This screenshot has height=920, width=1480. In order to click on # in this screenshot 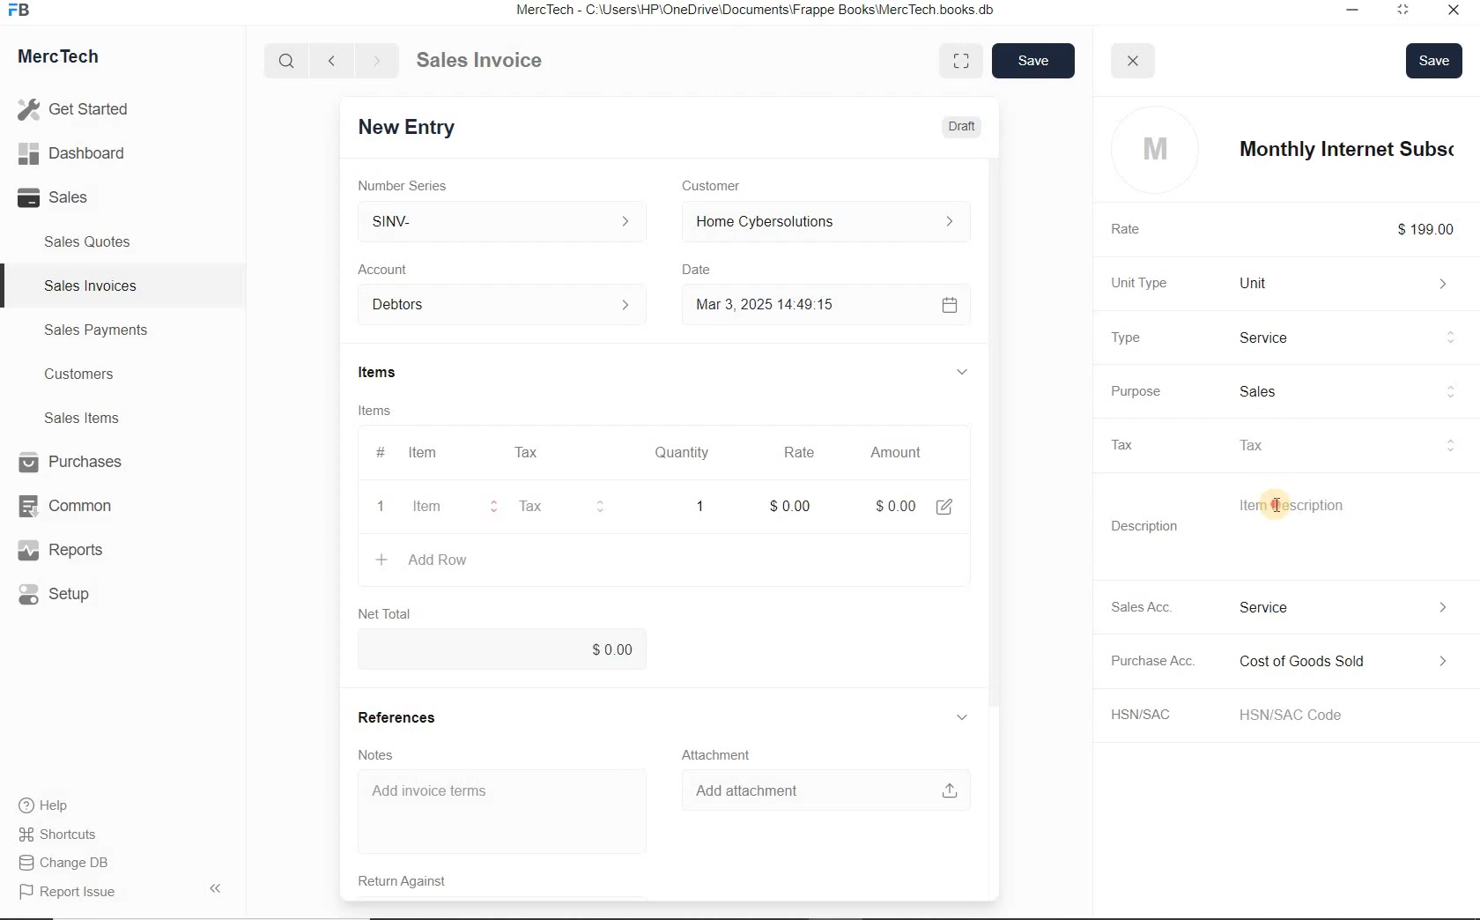, I will do `click(572, 452)`.